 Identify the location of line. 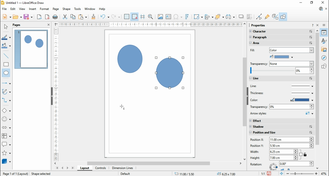
(282, 78).